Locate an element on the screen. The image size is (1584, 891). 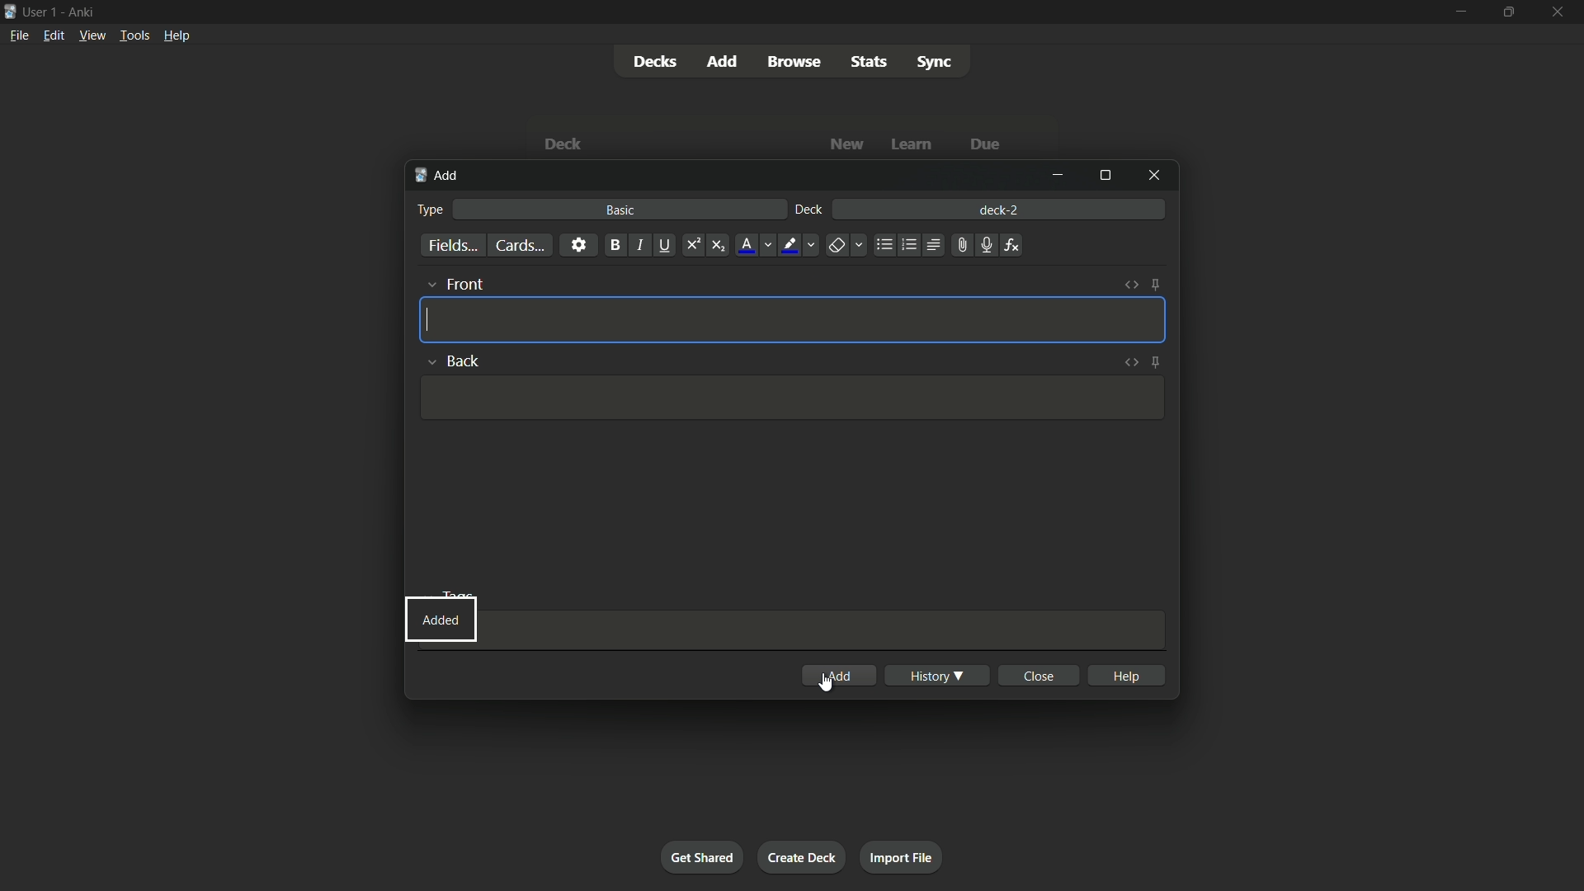
toggle html editor is located at coordinates (1134, 283).